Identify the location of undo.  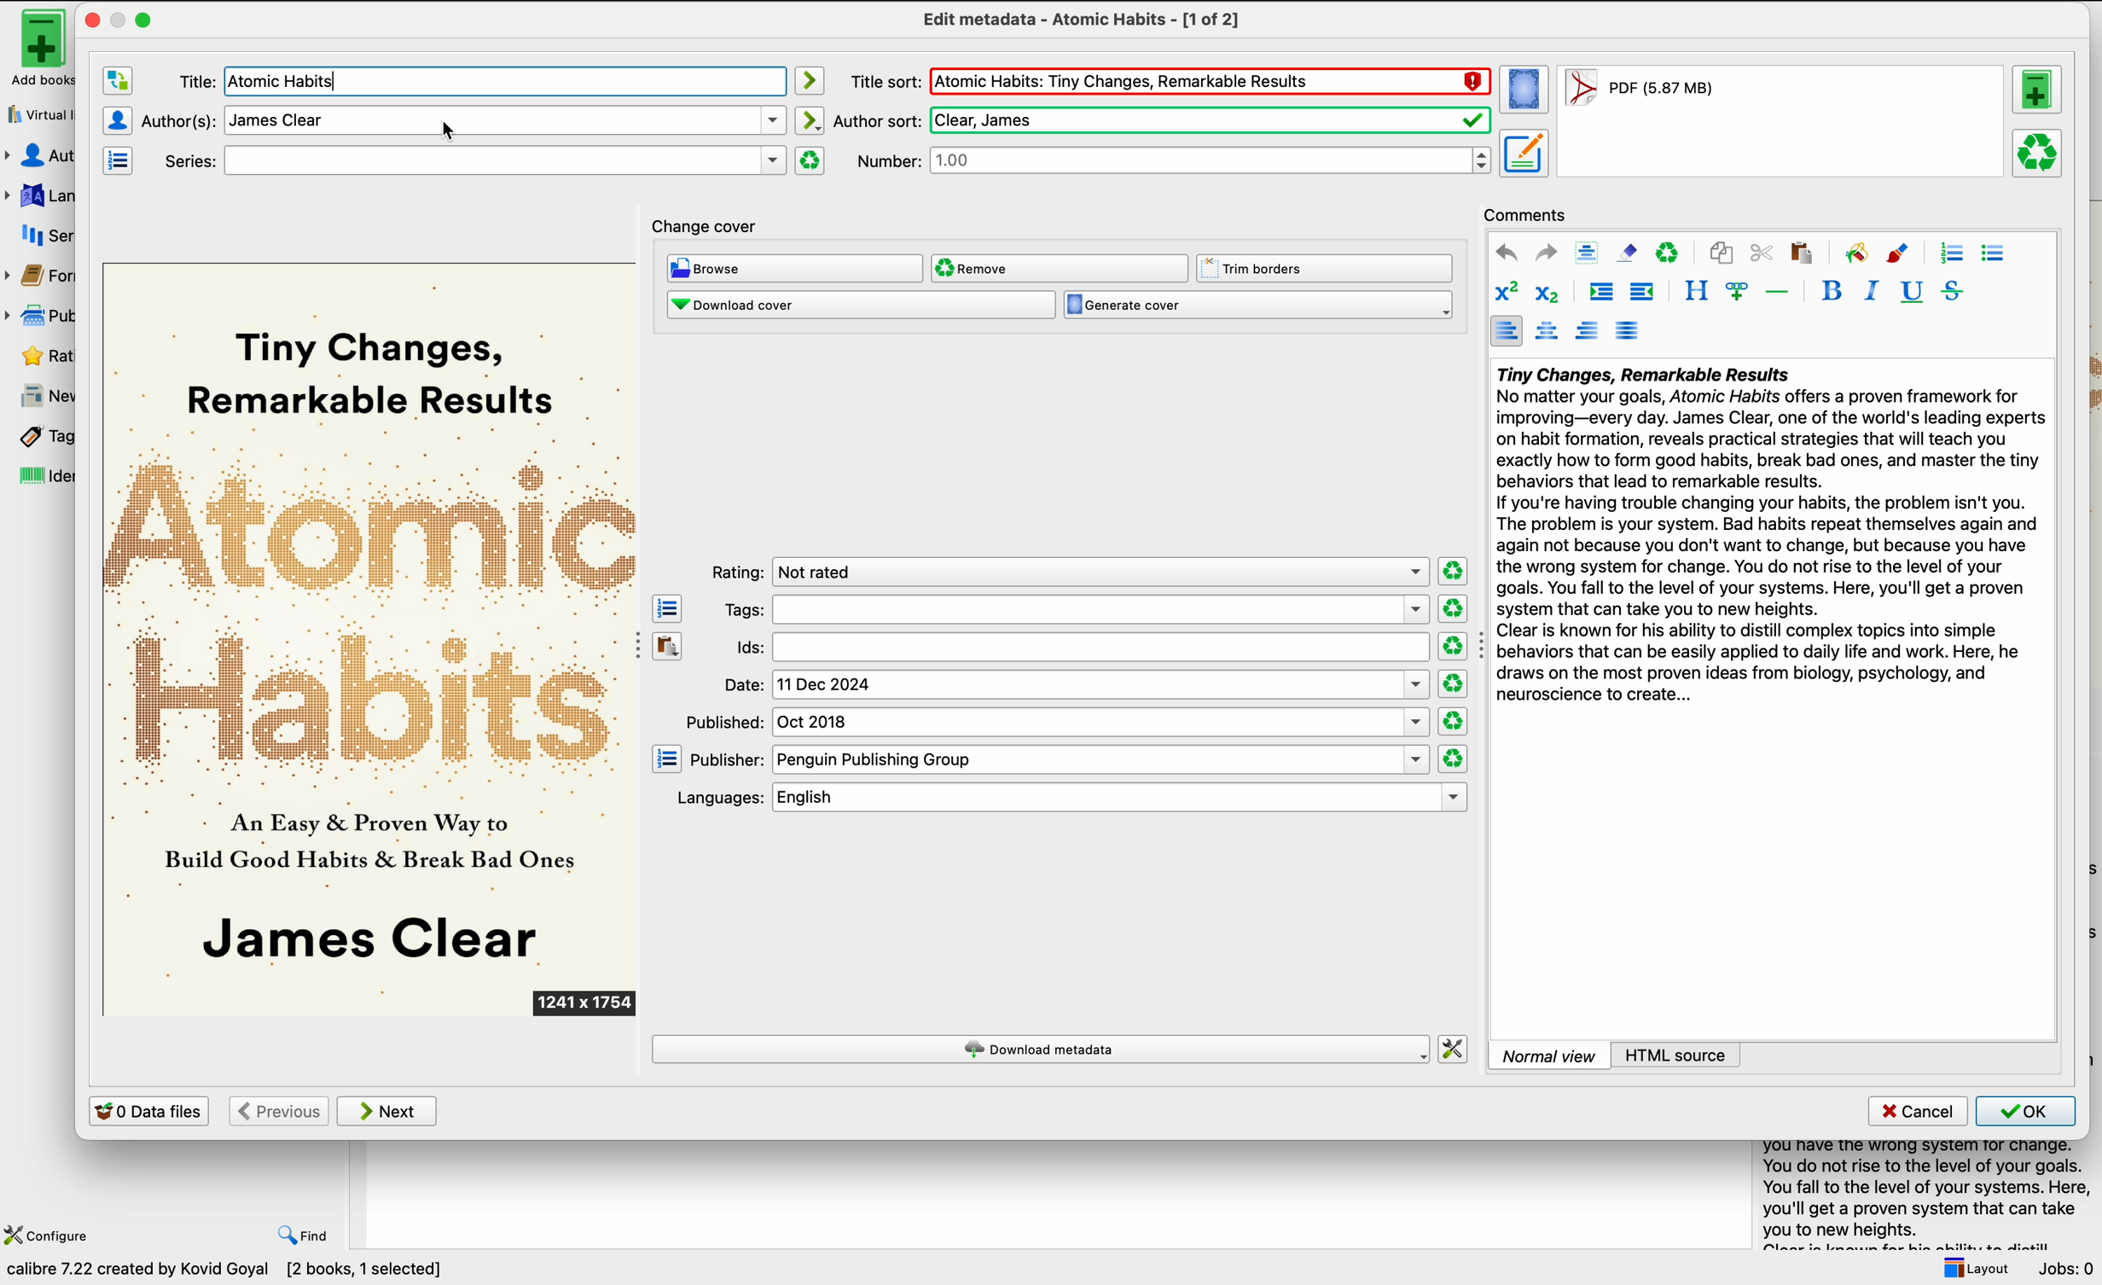
(1507, 253).